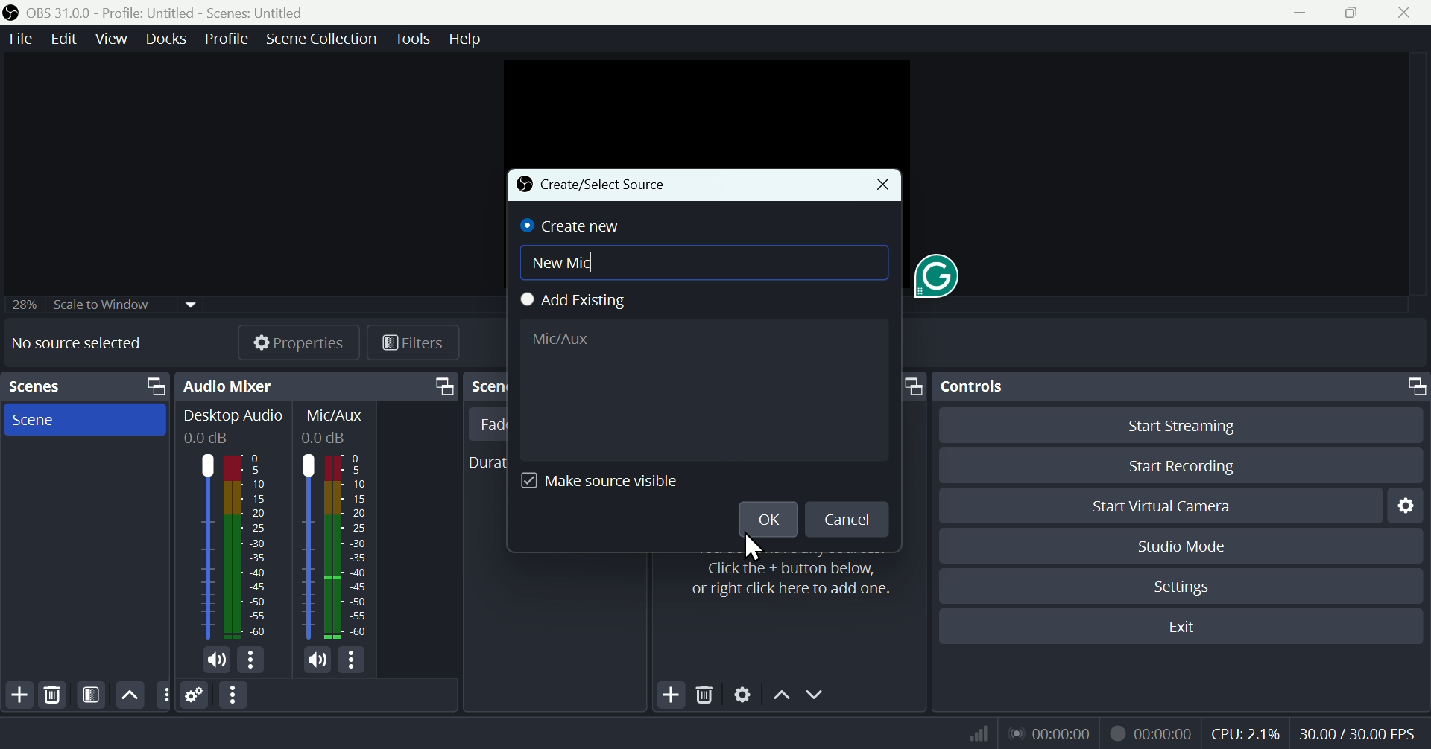 This screenshot has height=749, width=1431. Describe the element at coordinates (347, 546) in the screenshot. I see `Mic/Aux` at that location.